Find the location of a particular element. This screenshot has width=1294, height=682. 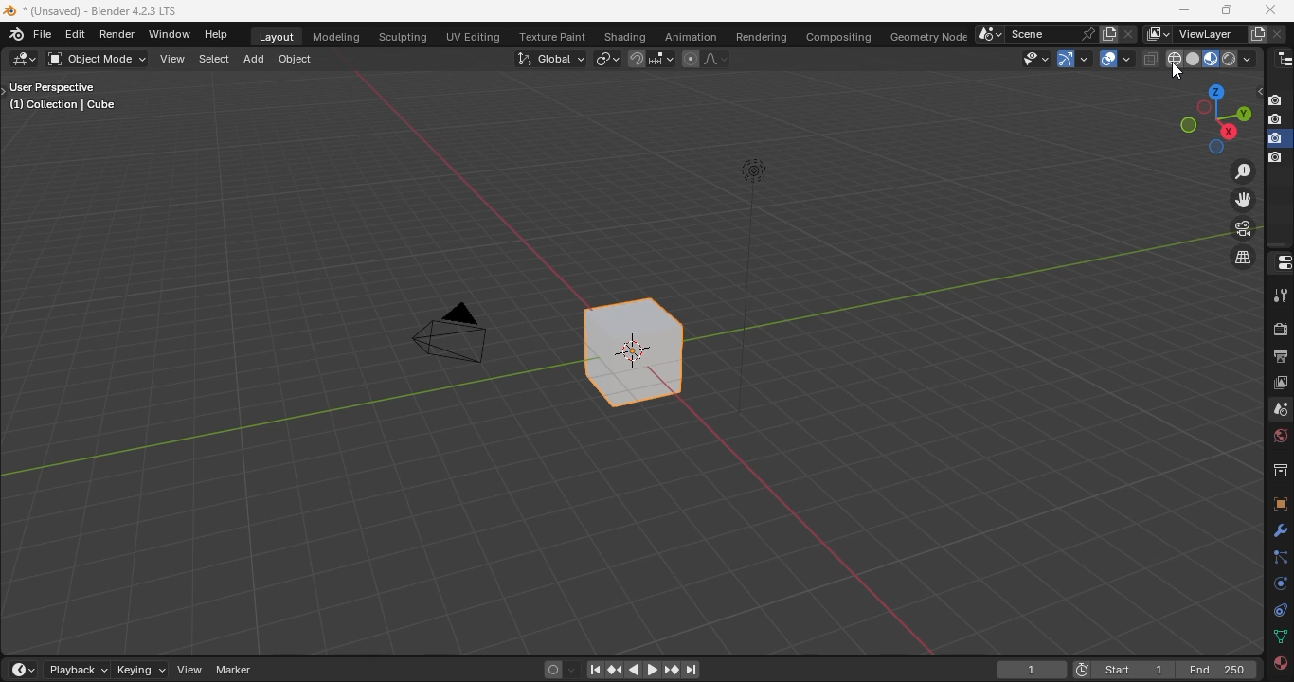

sculpting is located at coordinates (404, 37).